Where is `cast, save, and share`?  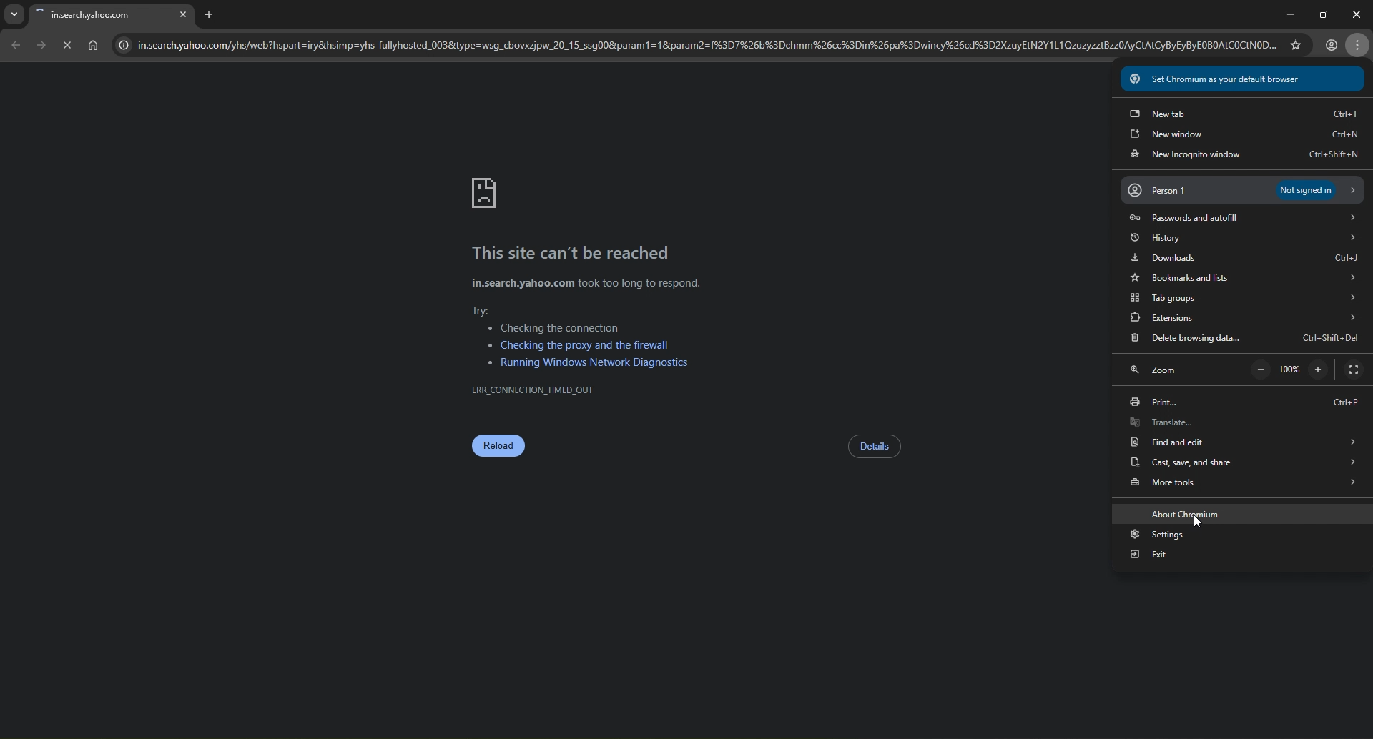
cast, save, and share is located at coordinates (1245, 462).